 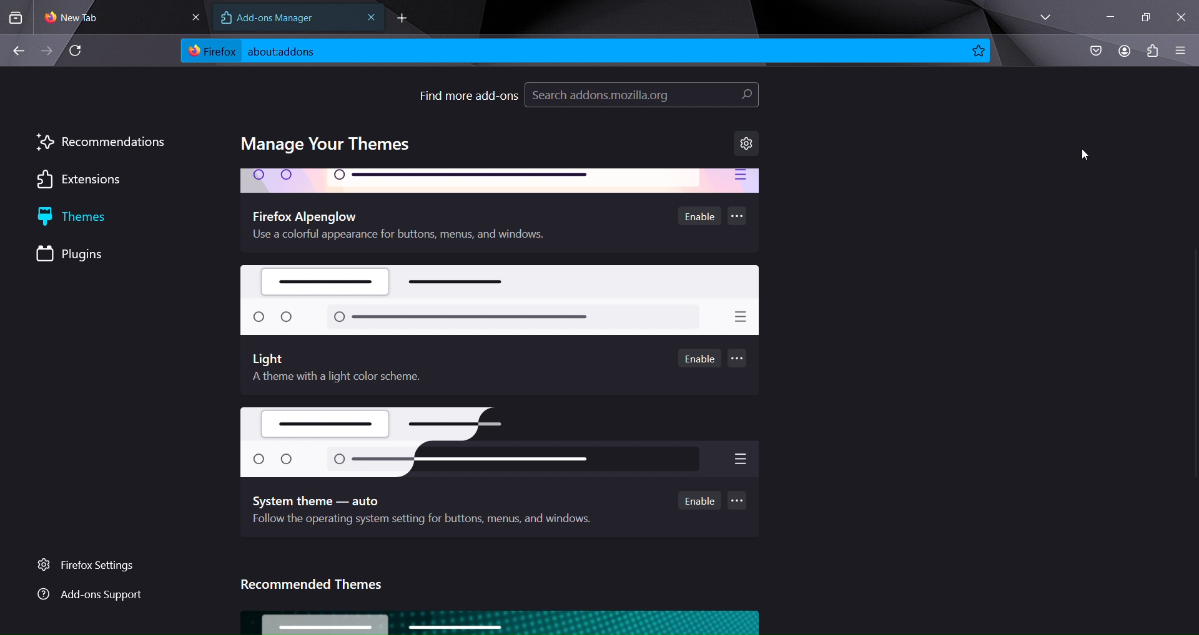 What do you see at coordinates (641, 97) in the screenshot?
I see `search addons.mozilla.org` at bounding box center [641, 97].